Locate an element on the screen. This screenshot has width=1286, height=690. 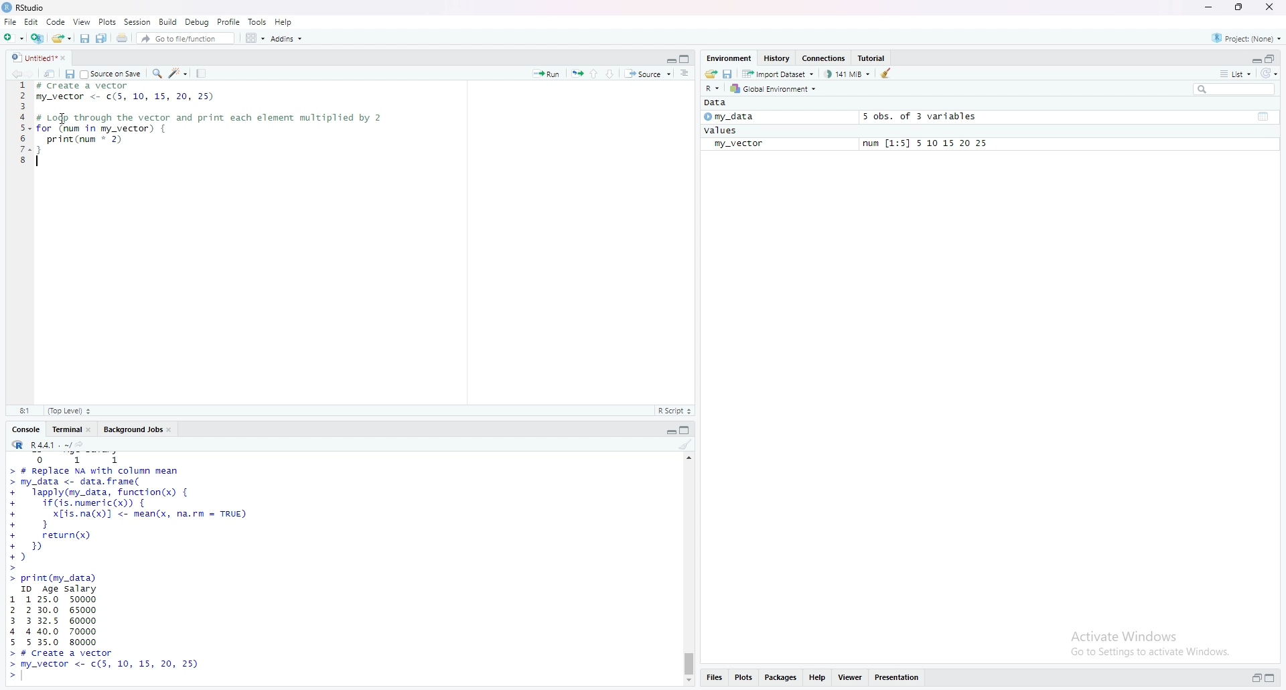
save current document is located at coordinates (70, 74).